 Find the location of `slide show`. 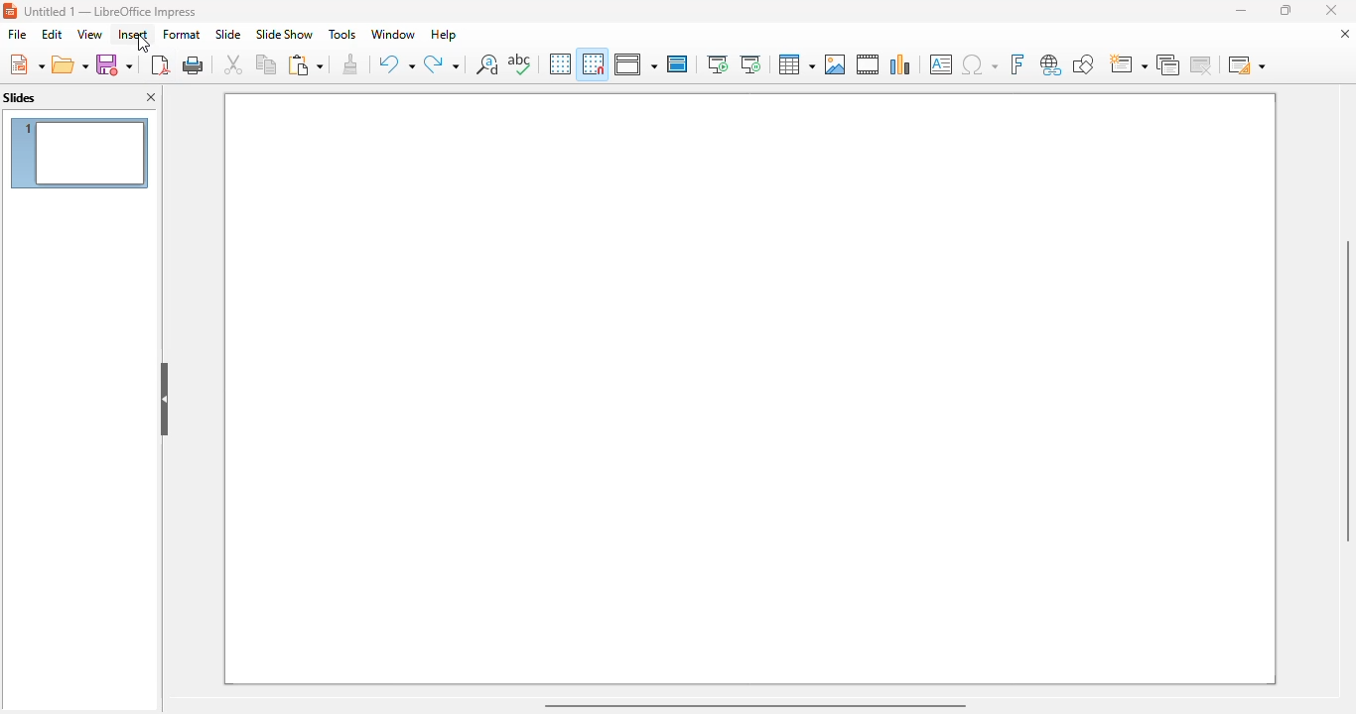

slide show is located at coordinates (284, 35).